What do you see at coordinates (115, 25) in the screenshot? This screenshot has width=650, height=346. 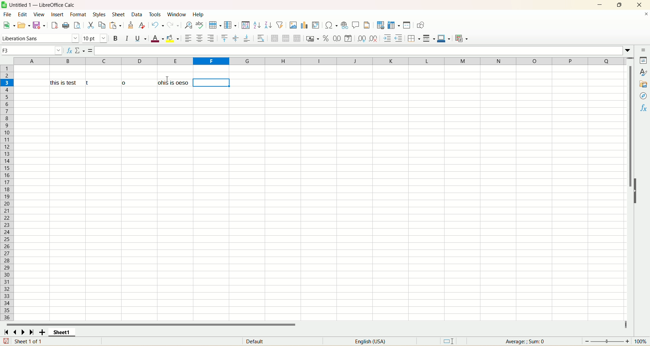 I see `paste` at bounding box center [115, 25].